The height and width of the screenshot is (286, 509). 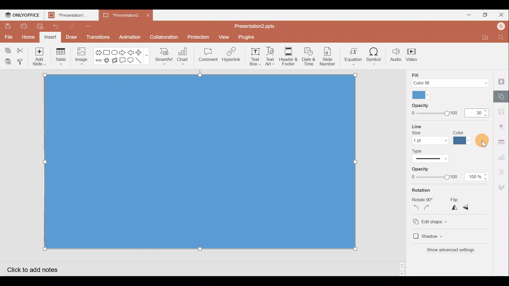 I want to click on Flip vertically, so click(x=469, y=208).